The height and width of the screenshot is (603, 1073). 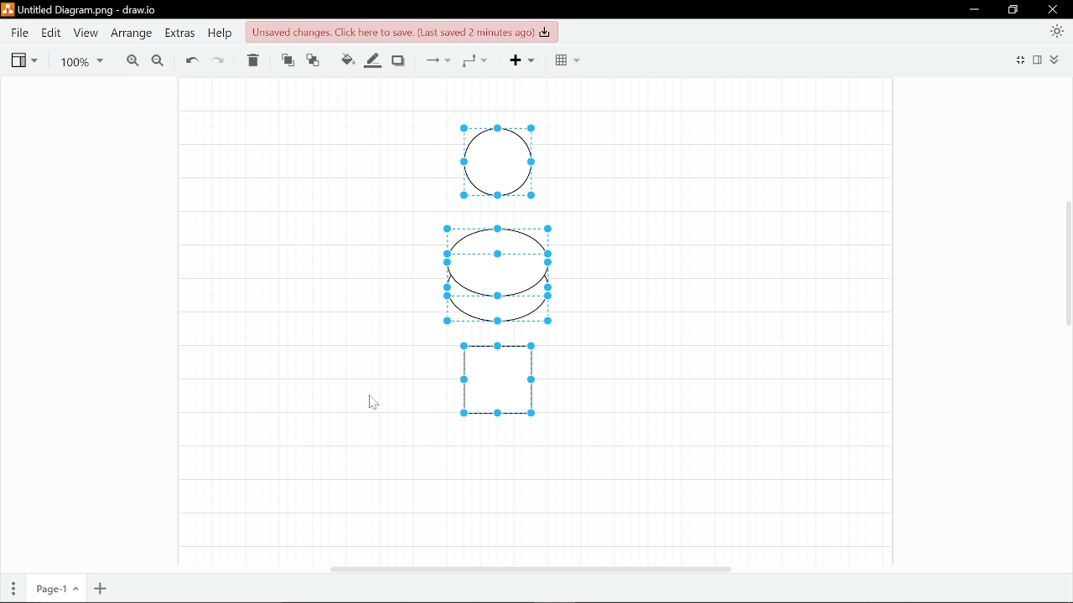 I want to click on Current page, so click(x=55, y=589).